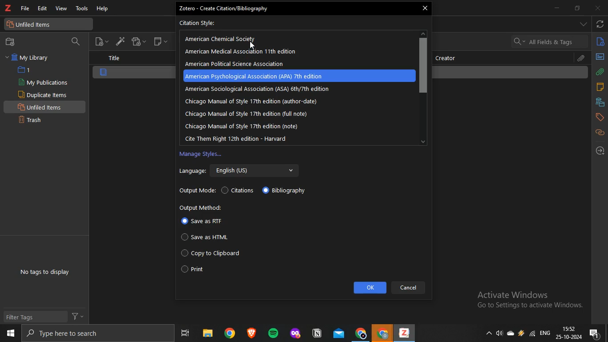 This screenshot has width=608, height=342. I want to click on new item, so click(101, 41).